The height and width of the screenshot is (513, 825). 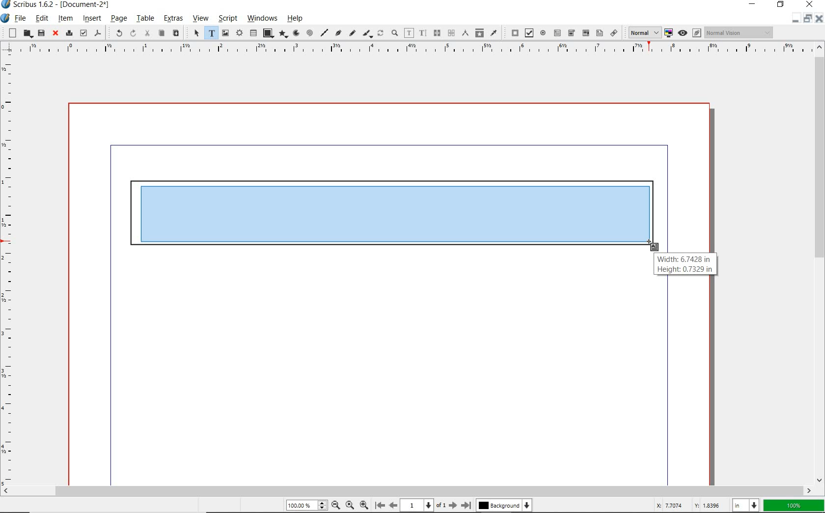 I want to click on link annotation, so click(x=614, y=32).